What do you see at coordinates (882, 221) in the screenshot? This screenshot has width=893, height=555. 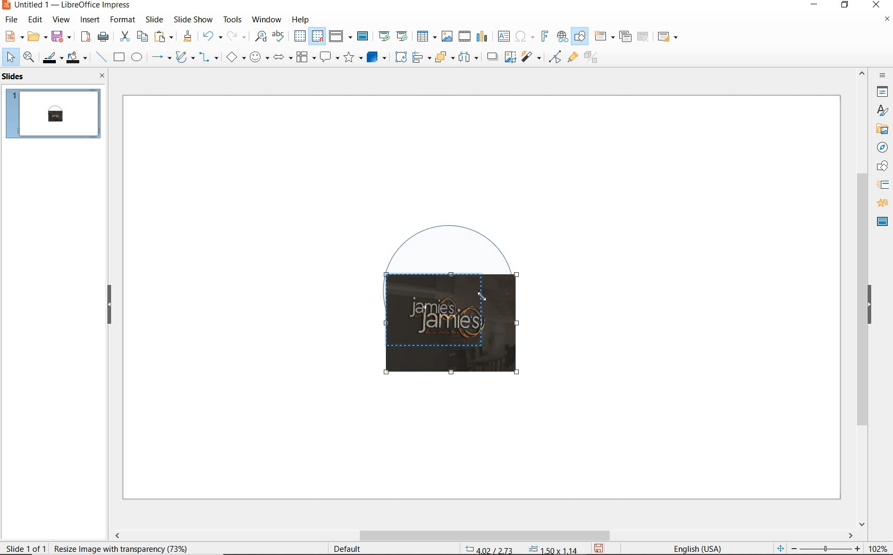 I see `master slide` at bounding box center [882, 221].